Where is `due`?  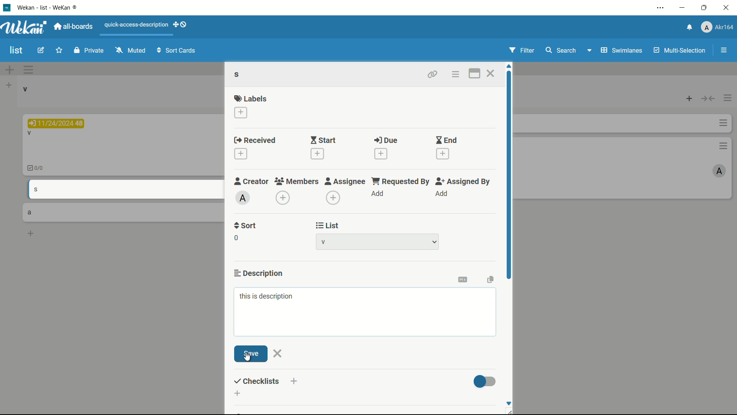
due is located at coordinates (386, 140).